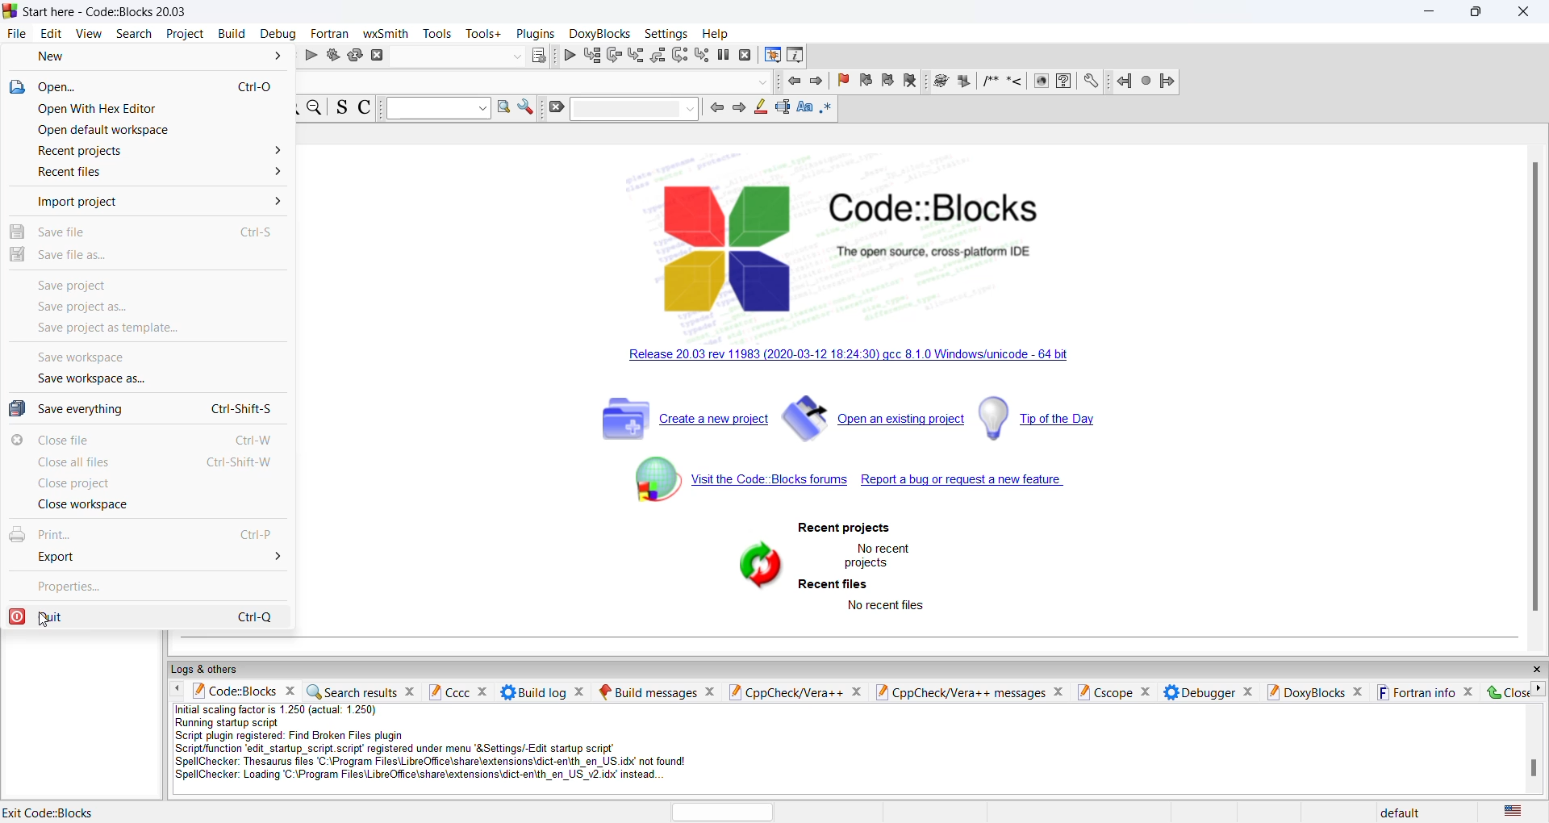 This screenshot has height=823, width=1549. I want to click on search, so click(136, 34).